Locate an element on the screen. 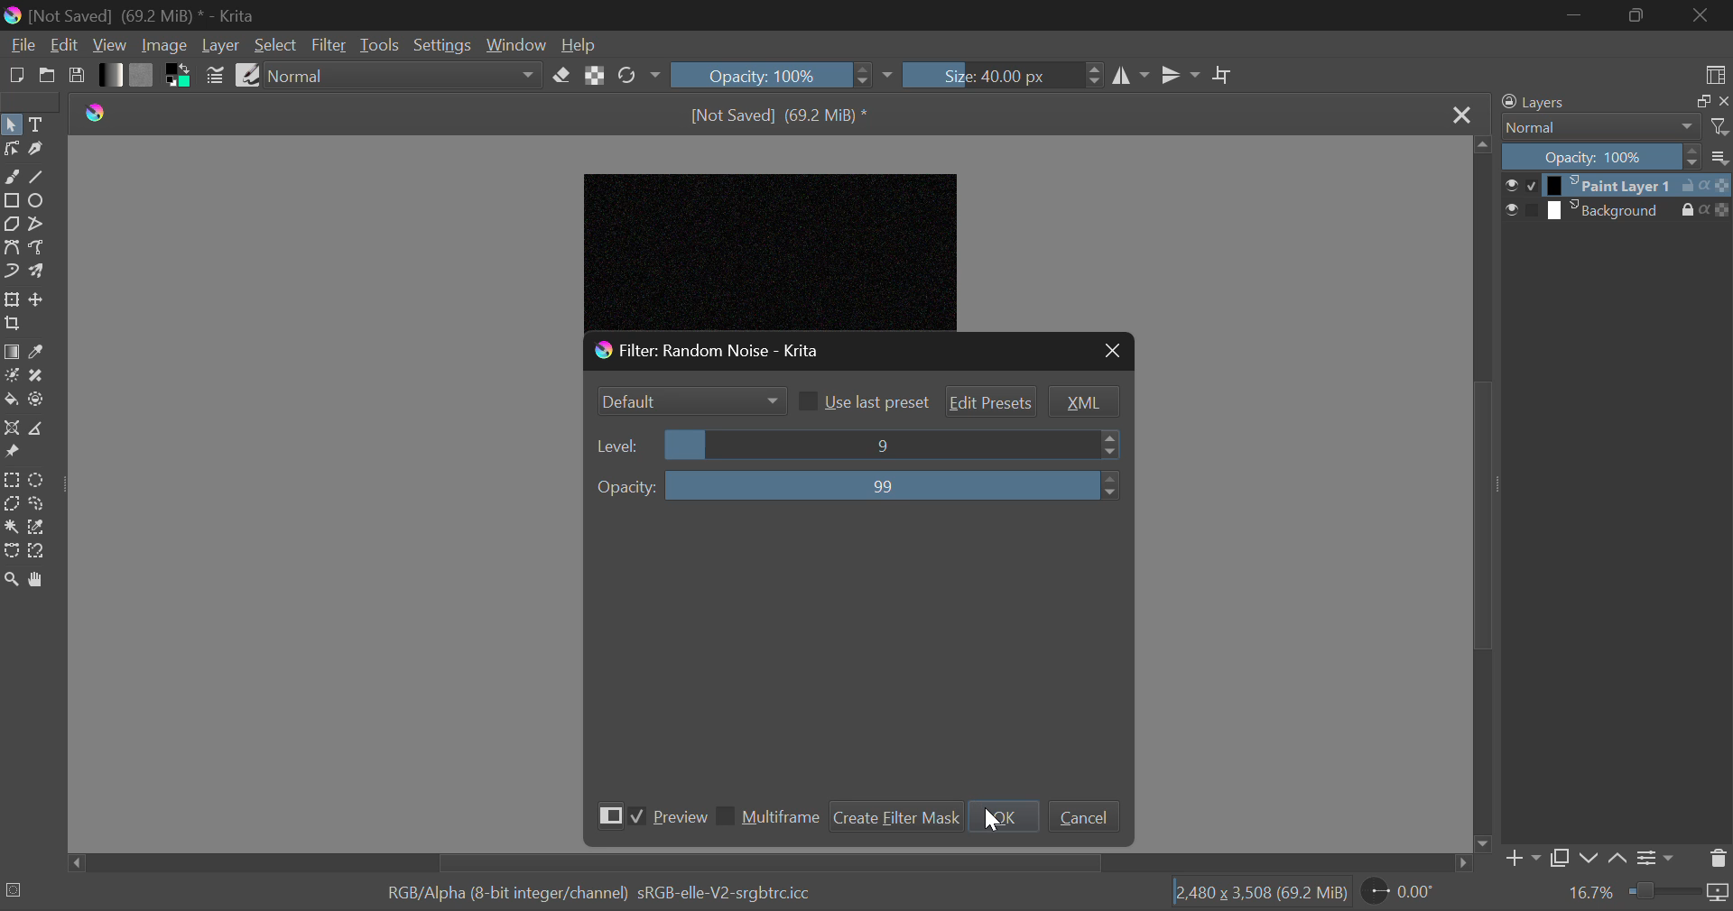 Image resolution: width=1733 pixels, height=911 pixels. Text is located at coordinates (37, 123).